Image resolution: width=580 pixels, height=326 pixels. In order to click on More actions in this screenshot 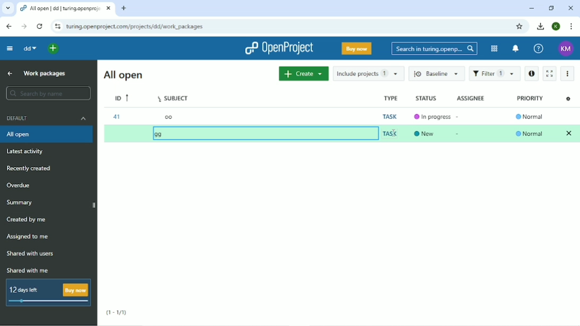, I will do `click(568, 73)`.